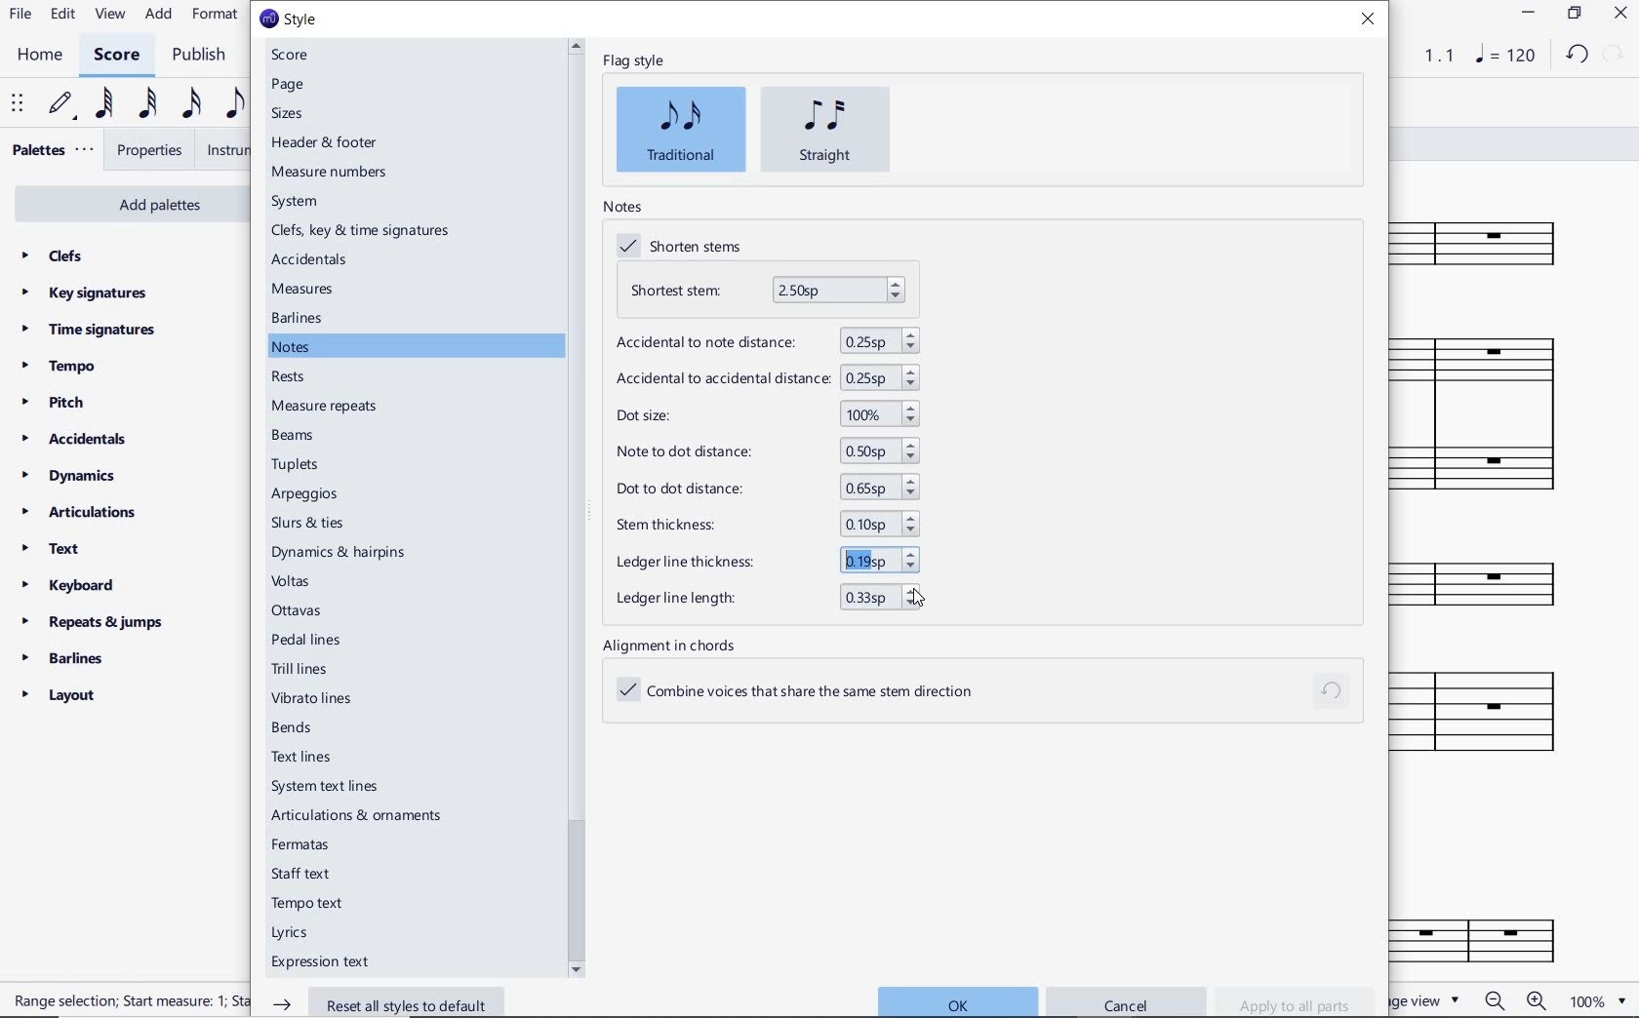  What do you see at coordinates (115, 57) in the screenshot?
I see `score` at bounding box center [115, 57].